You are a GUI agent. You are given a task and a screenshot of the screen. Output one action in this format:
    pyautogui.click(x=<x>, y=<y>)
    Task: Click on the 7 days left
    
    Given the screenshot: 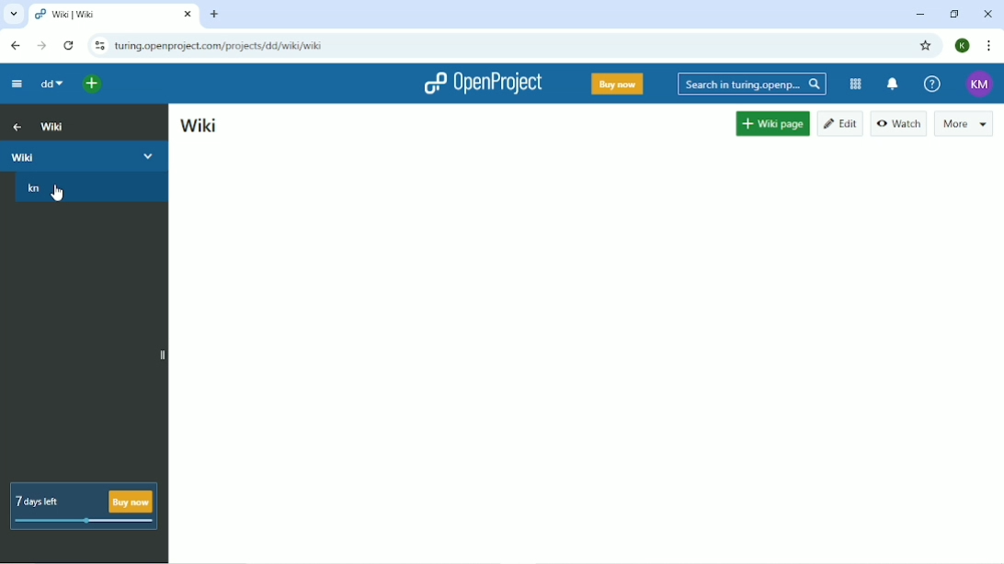 What is the action you would take?
    pyautogui.click(x=56, y=496)
    